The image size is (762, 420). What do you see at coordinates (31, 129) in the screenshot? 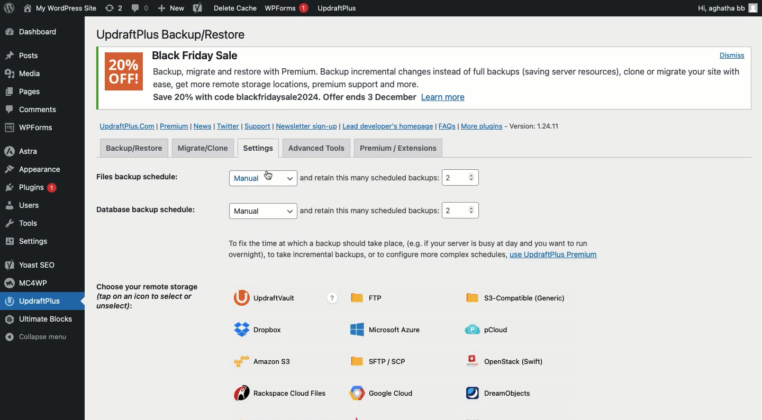
I see `WPForms` at bounding box center [31, 129].